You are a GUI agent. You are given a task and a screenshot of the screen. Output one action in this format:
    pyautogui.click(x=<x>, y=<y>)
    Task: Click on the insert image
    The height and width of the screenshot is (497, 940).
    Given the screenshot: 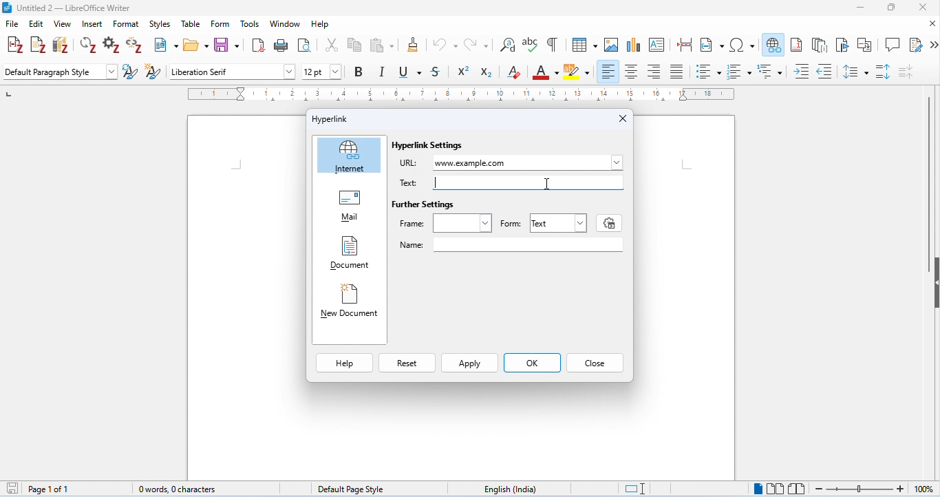 What is the action you would take?
    pyautogui.click(x=612, y=44)
    